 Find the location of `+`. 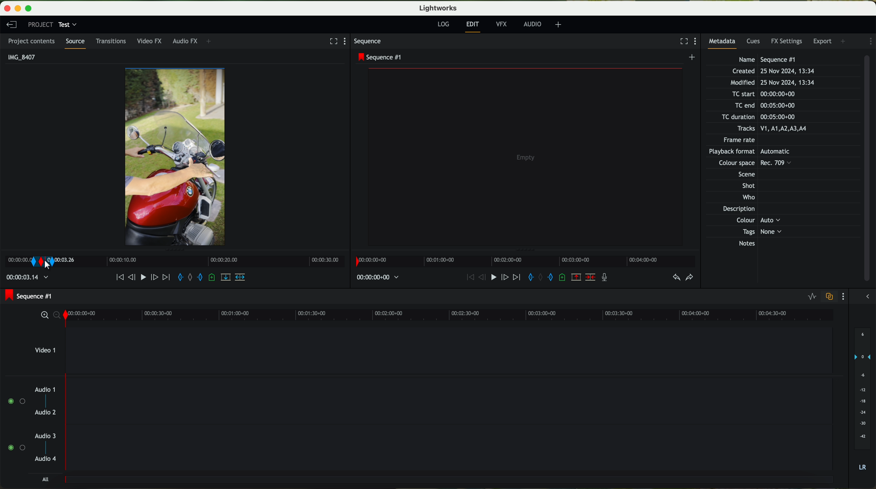

+ is located at coordinates (211, 42).